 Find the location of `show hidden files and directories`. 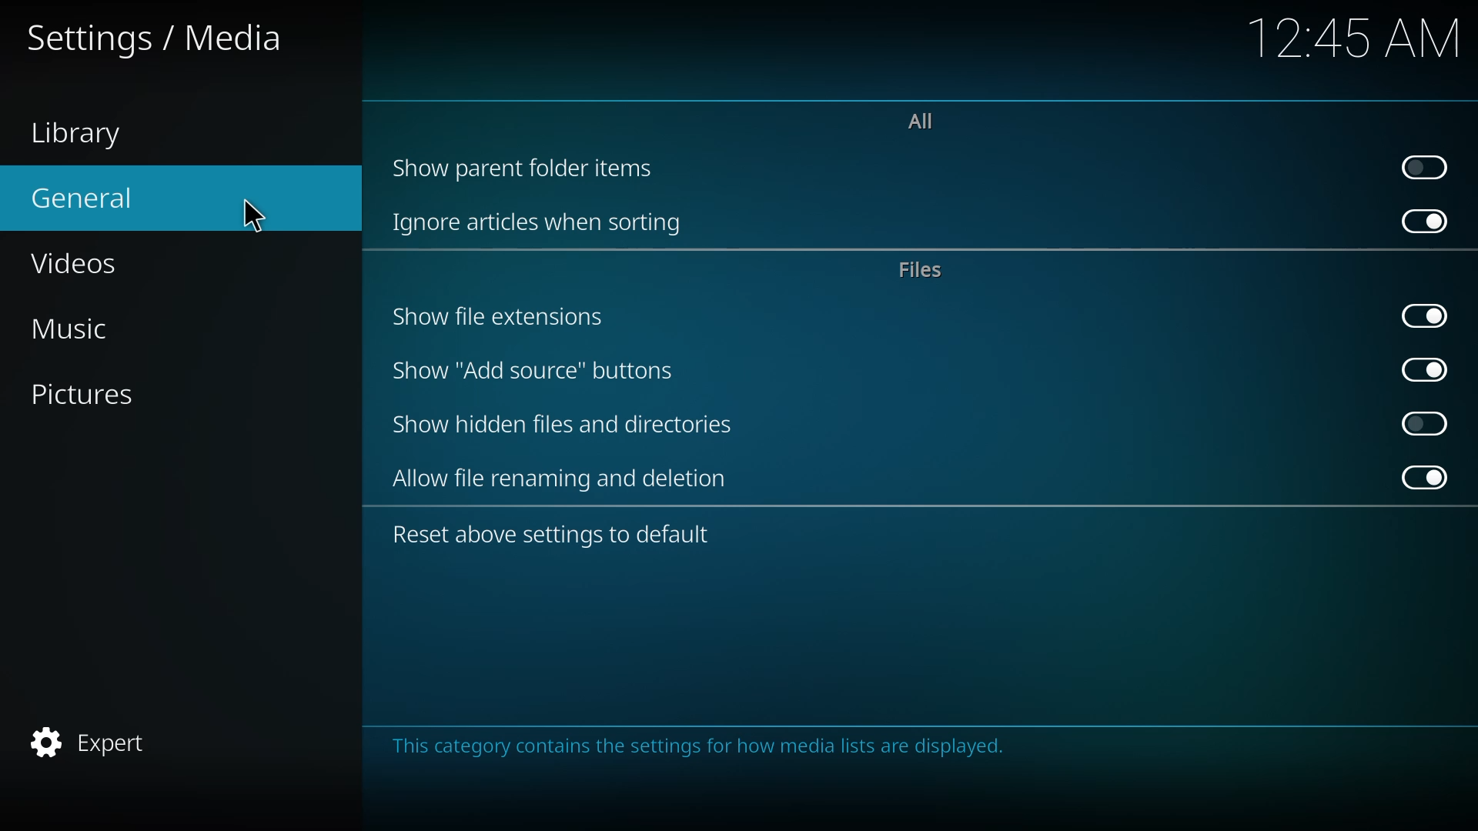

show hidden files and directories is located at coordinates (560, 425).